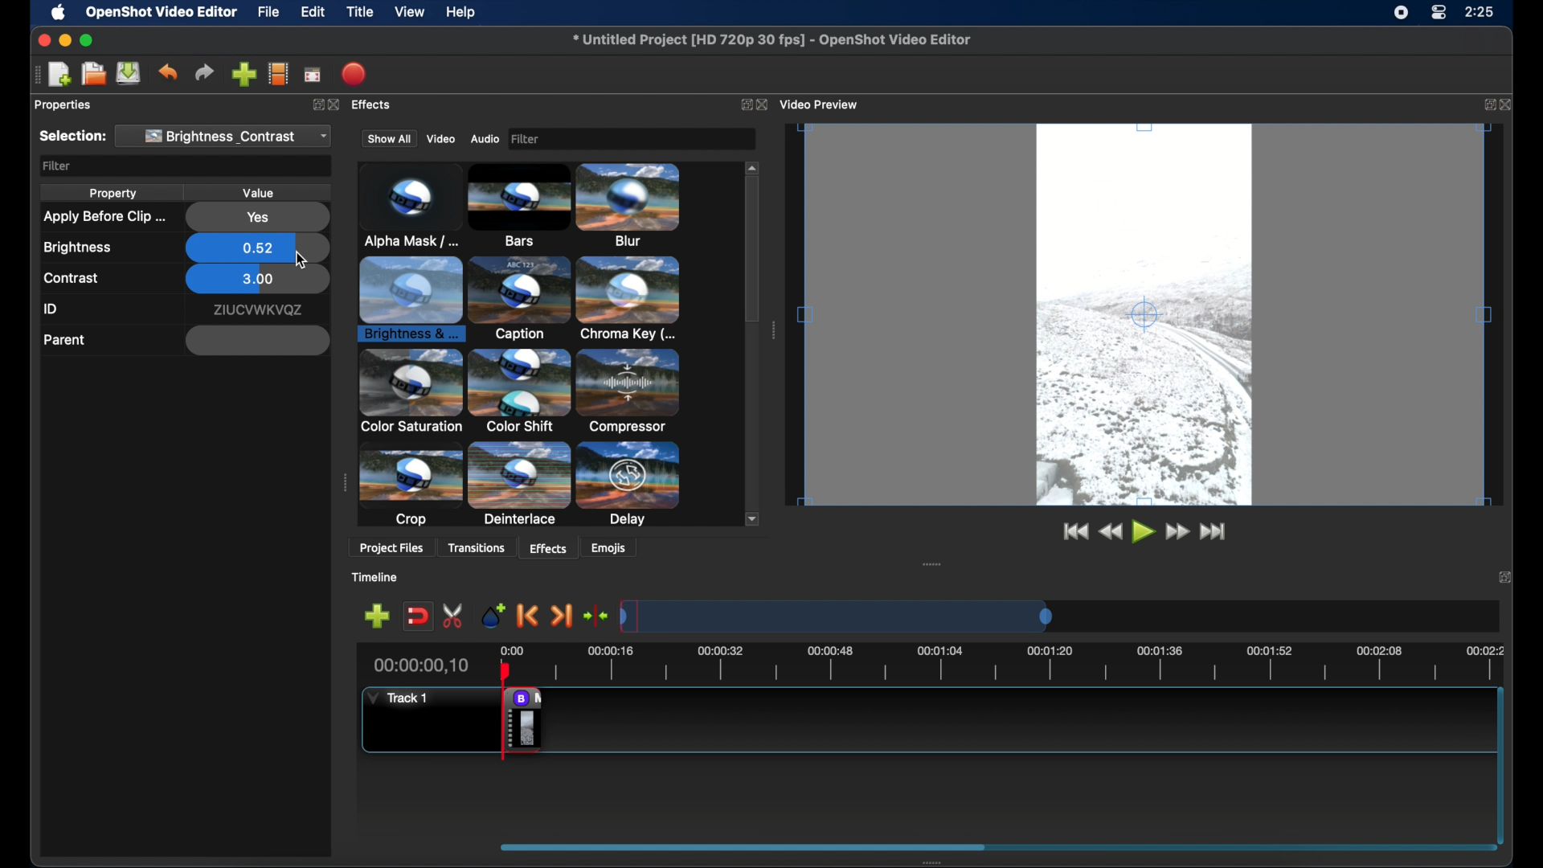 The height and width of the screenshot is (868, 1543). Describe the element at coordinates (751, 166) in the screenshot. I see `scroll up arrow` at that location.